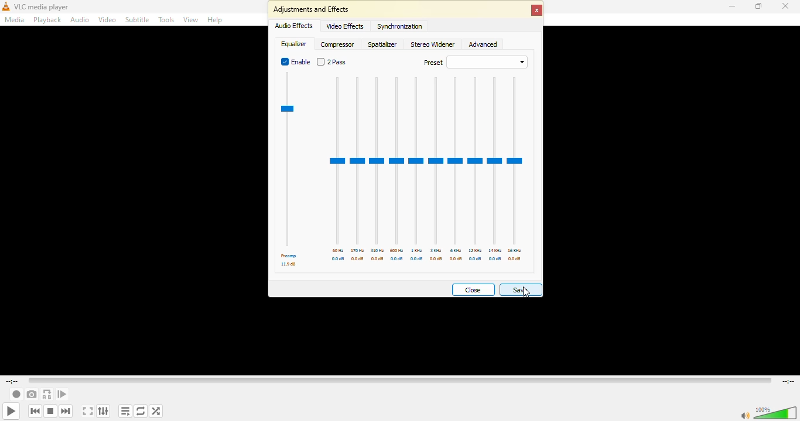  Describe the element at coordinates (495, 160) in the screenshot. I see `adjustor` at that location.